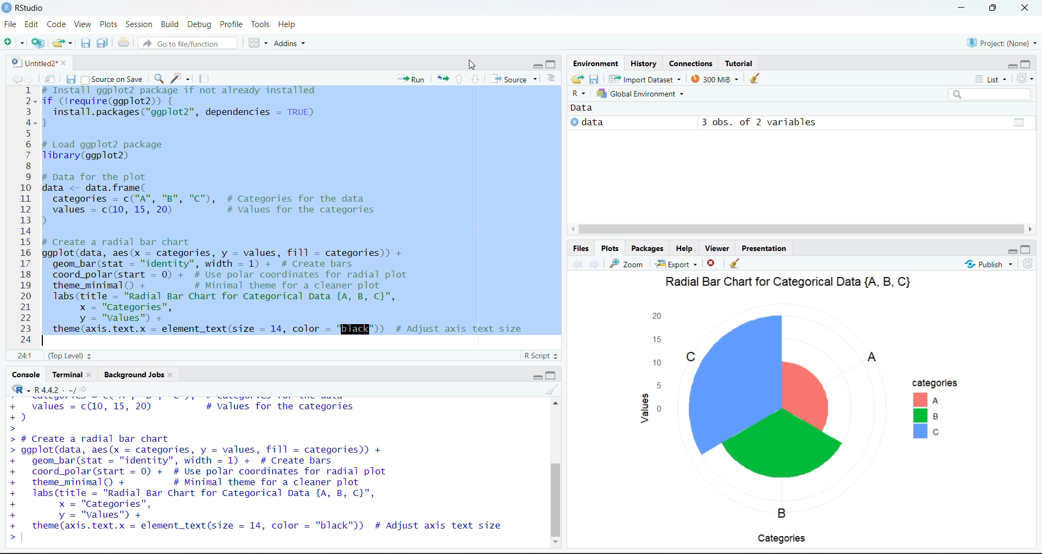  Describe the element at coordinates (1026, 80) in the screenshot. I see `refresh` at that location.